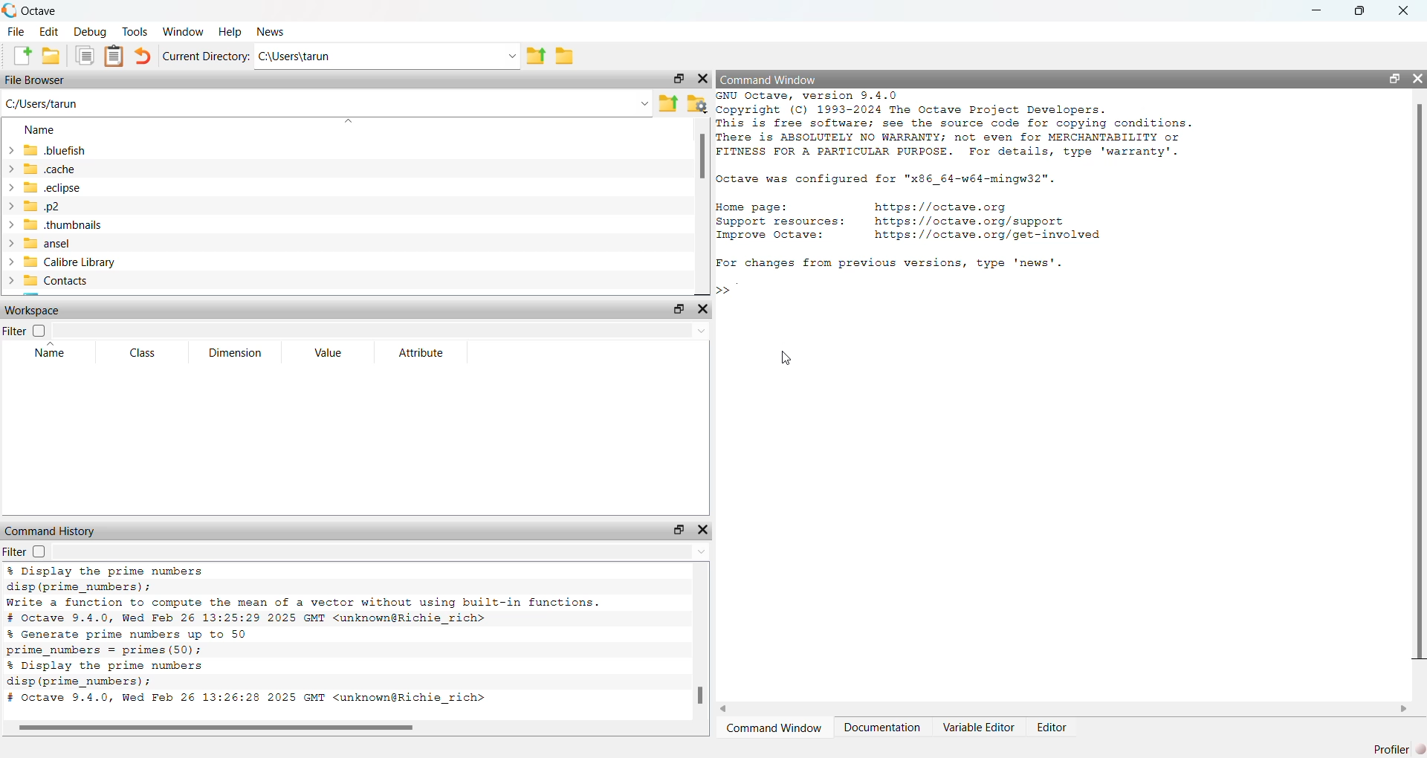 The width and height of the screenshot is (1427, 758). I want to click on cursor, so click(787, 357).